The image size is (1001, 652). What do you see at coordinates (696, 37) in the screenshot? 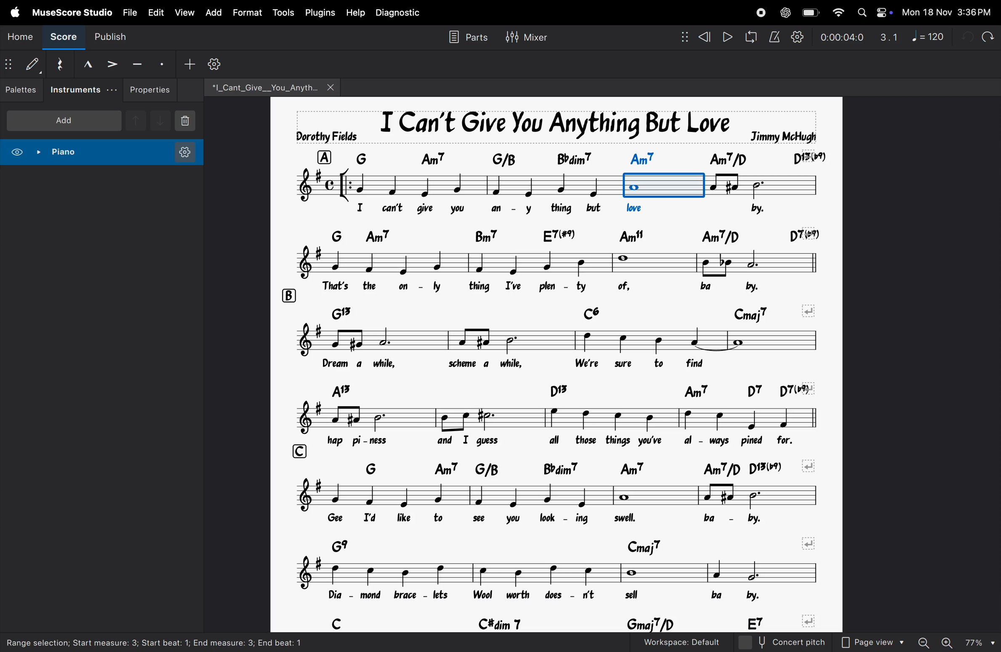
I see `rewind` at bounding box center [696, 37].